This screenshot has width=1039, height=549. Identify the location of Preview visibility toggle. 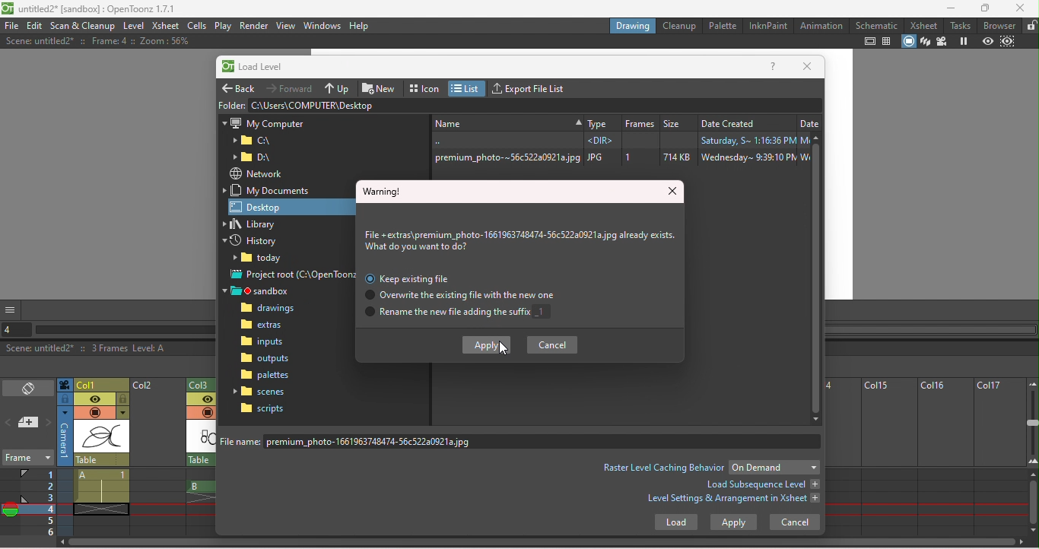
(94, 399).